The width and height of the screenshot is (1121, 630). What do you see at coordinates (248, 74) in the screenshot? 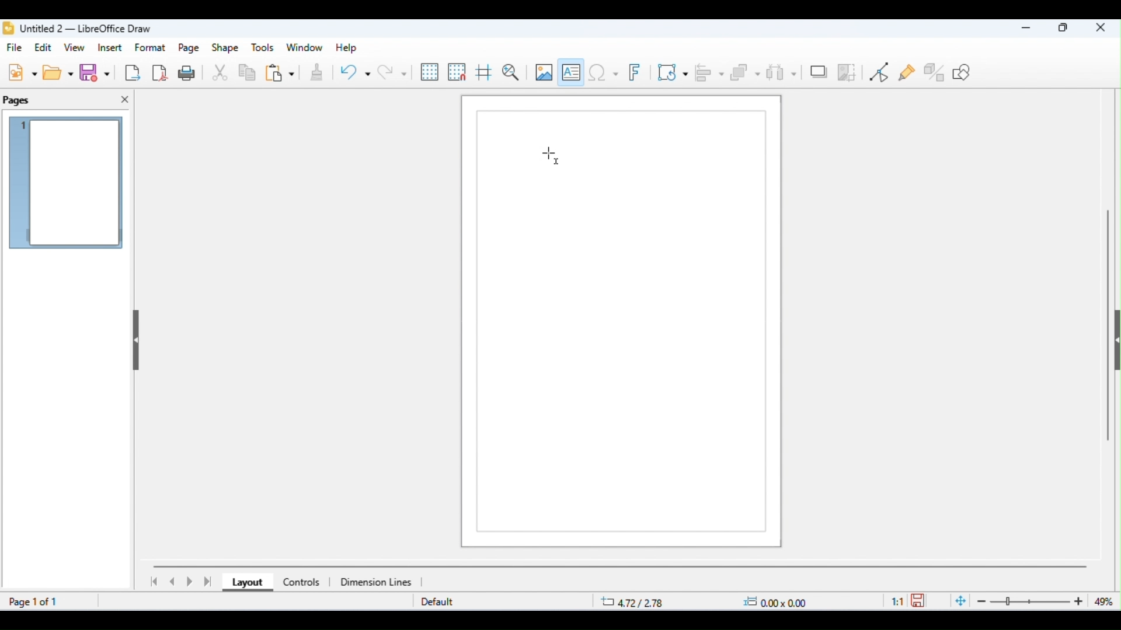
I see `copy` at bounding box center [248, 74].